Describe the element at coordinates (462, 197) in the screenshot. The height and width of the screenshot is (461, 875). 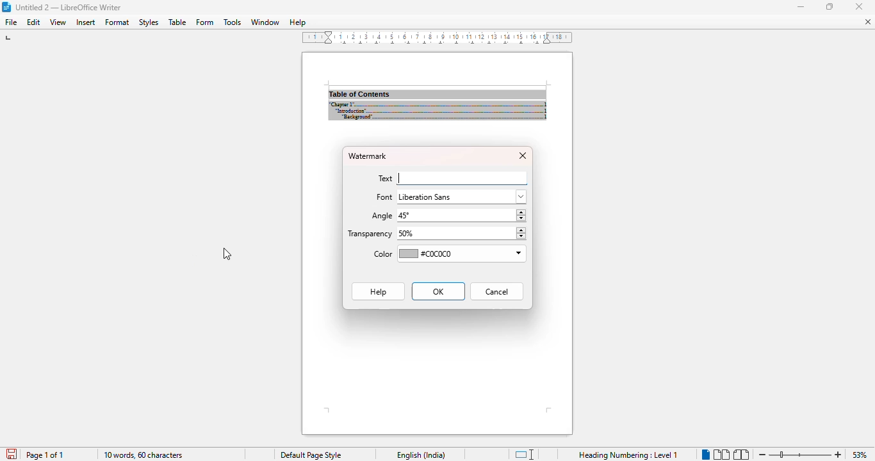
I see `liberation sans` at that location.